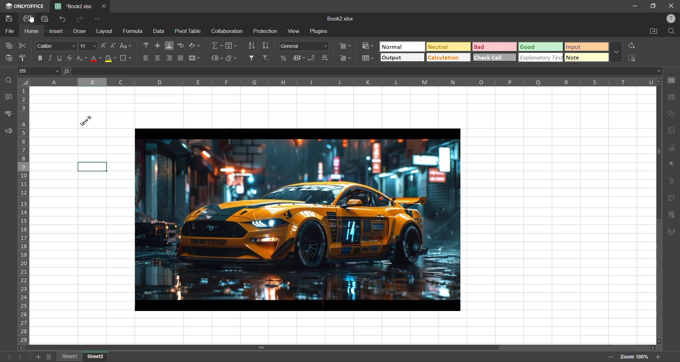  What do you see at coordinates (82, 19) in the screenshot?
I see `redo` at bounding box center [82, 19].